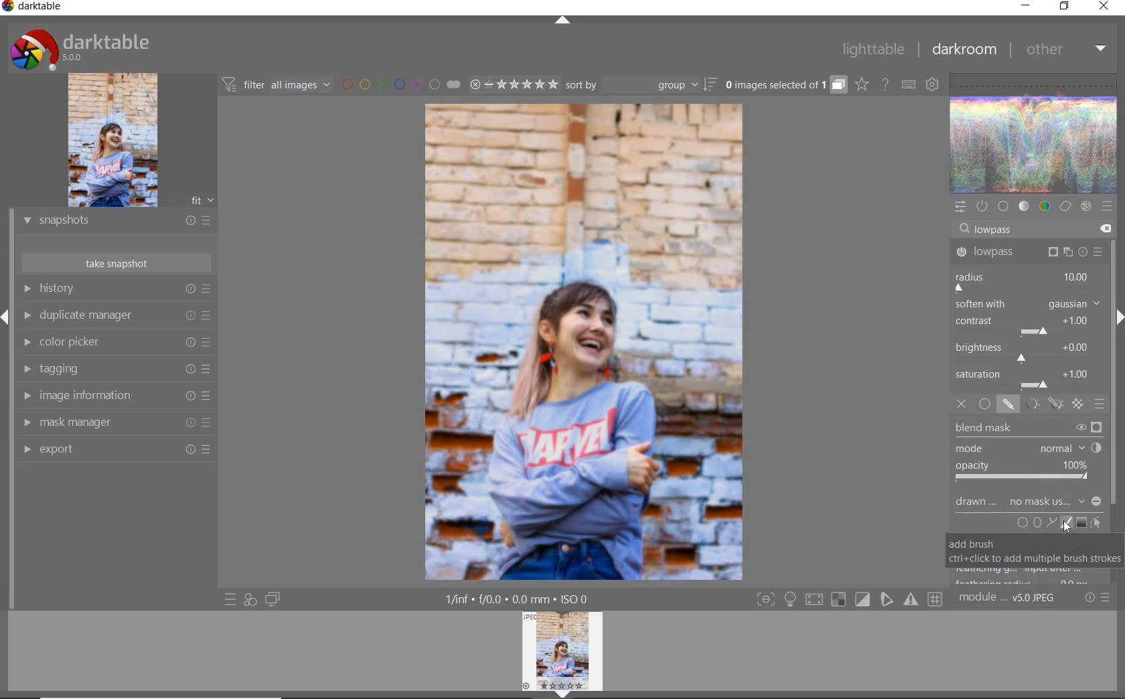  What do you see at coordinates (114, 344) in the screenshot?
I see `color picker` at bounding box center [114, 344].